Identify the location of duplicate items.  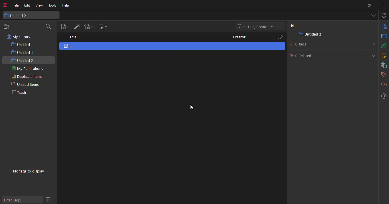
(26, 76).